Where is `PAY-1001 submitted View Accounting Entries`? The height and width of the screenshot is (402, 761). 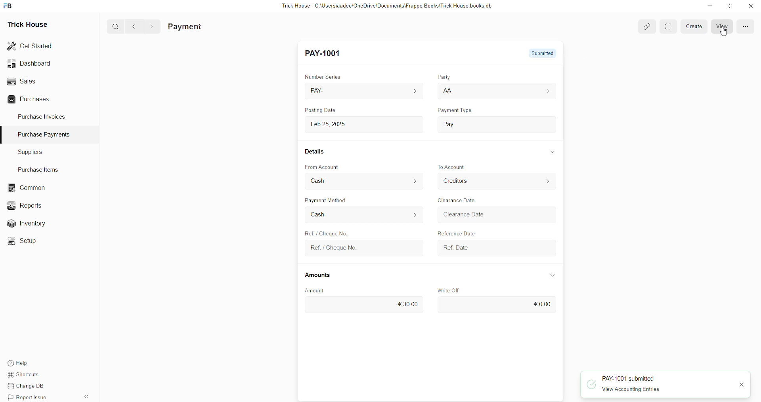 PAY-1001 submitted View Accounting Entries is located at coordinates (641, 385).